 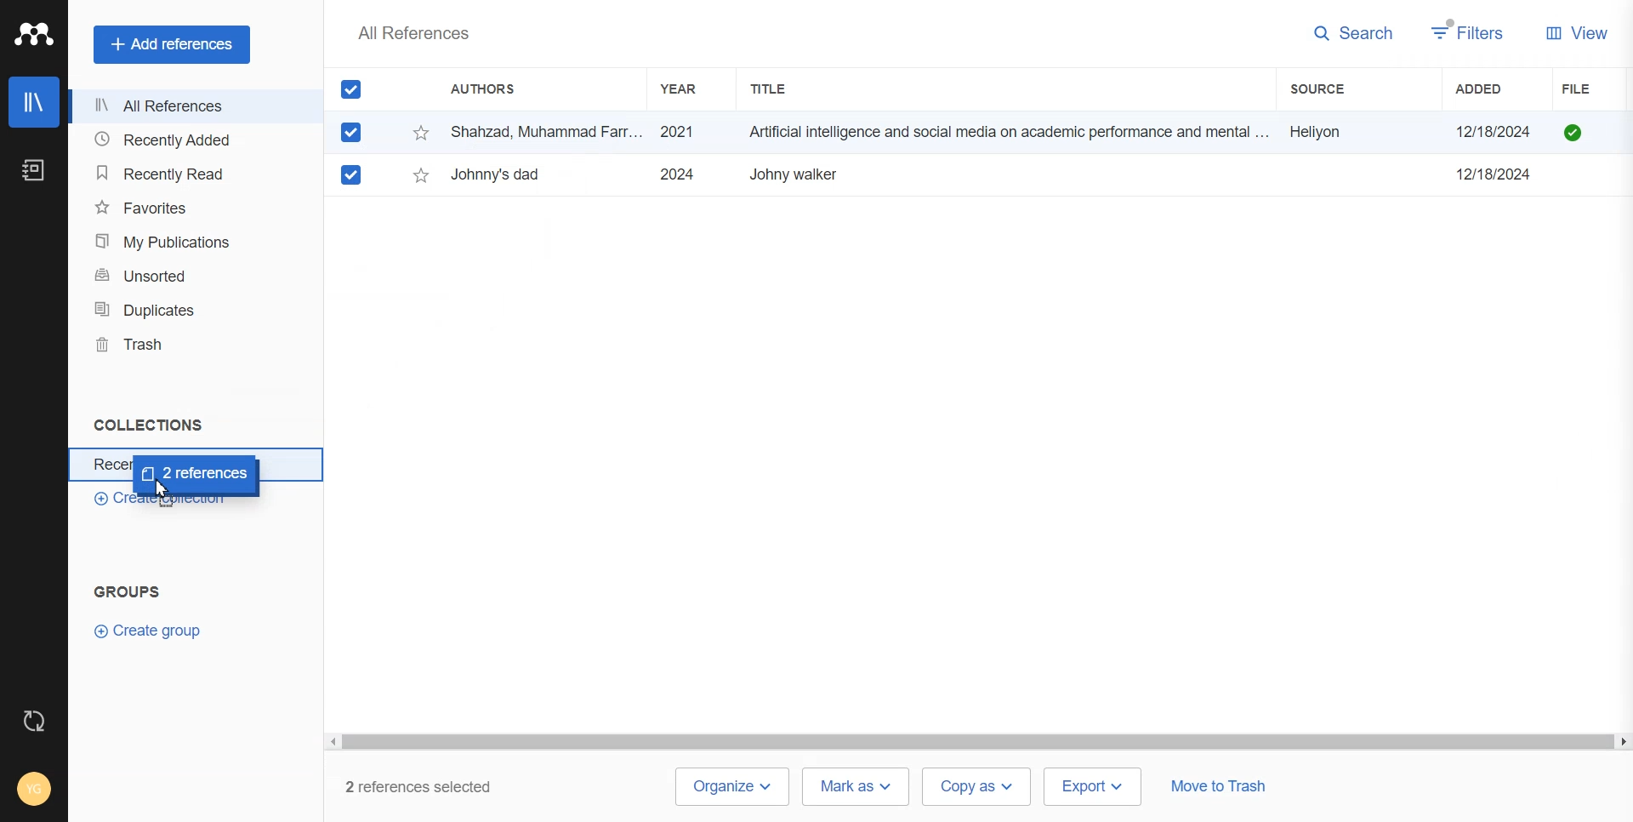 What do you see at coordinates (156, 630) in the screenshot?
I see `Create Group` at bounding box center [156, 630].